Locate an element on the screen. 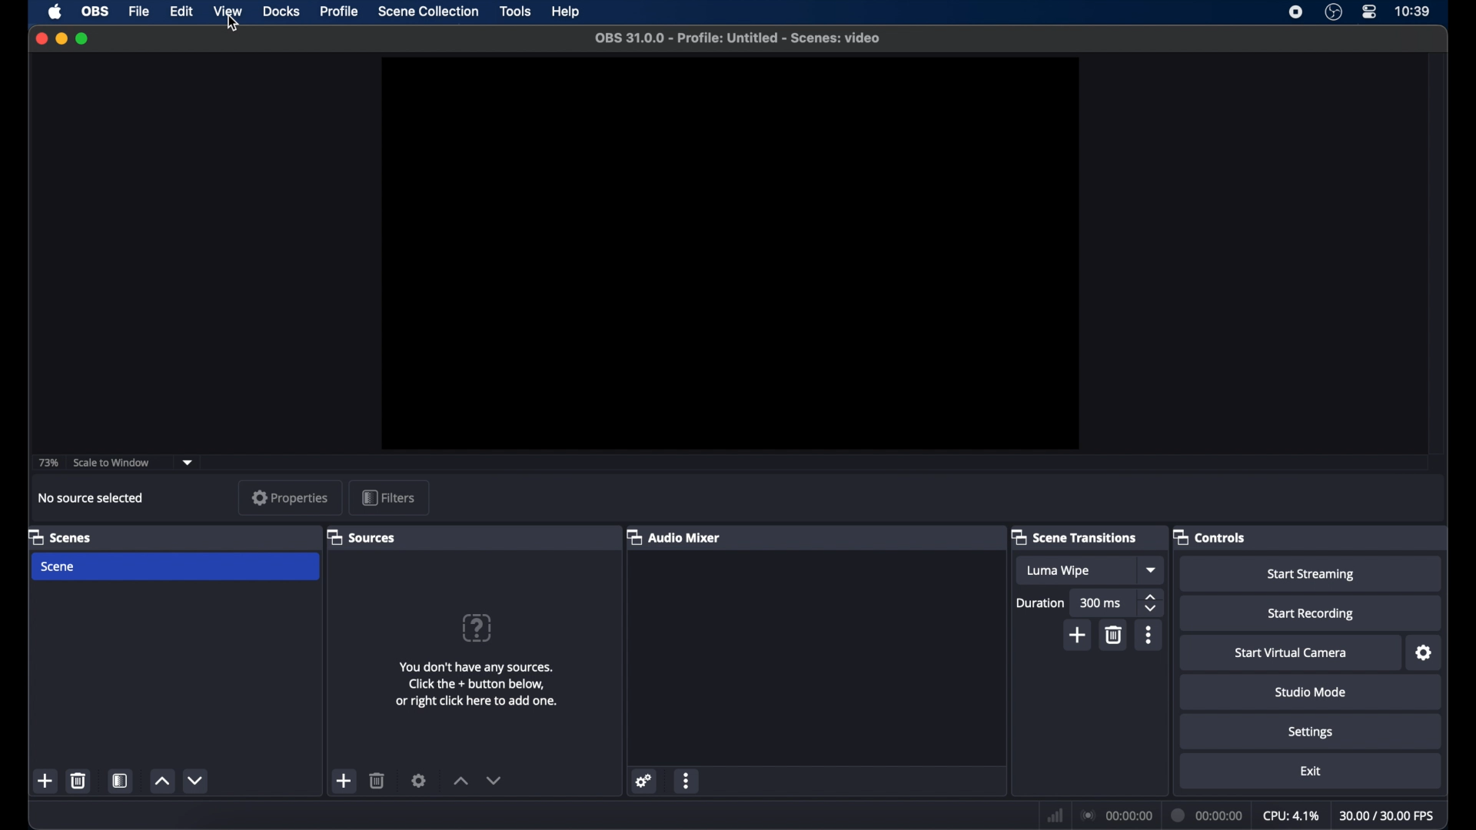 The height and width of the screenshot is (830, 1476). no source selected is located at coordinates (91, 498).